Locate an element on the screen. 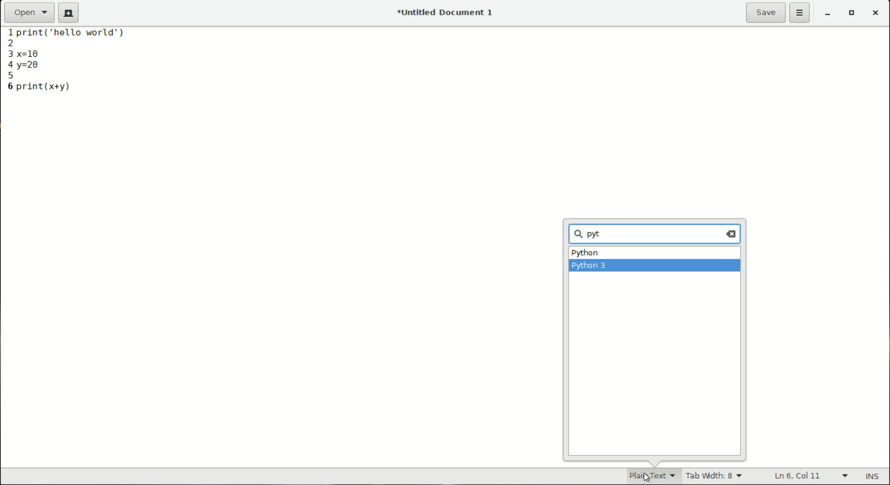 Image resolution: width=890 pixels, height=485 pixels. cursor position is located at coordinates (799, 476).